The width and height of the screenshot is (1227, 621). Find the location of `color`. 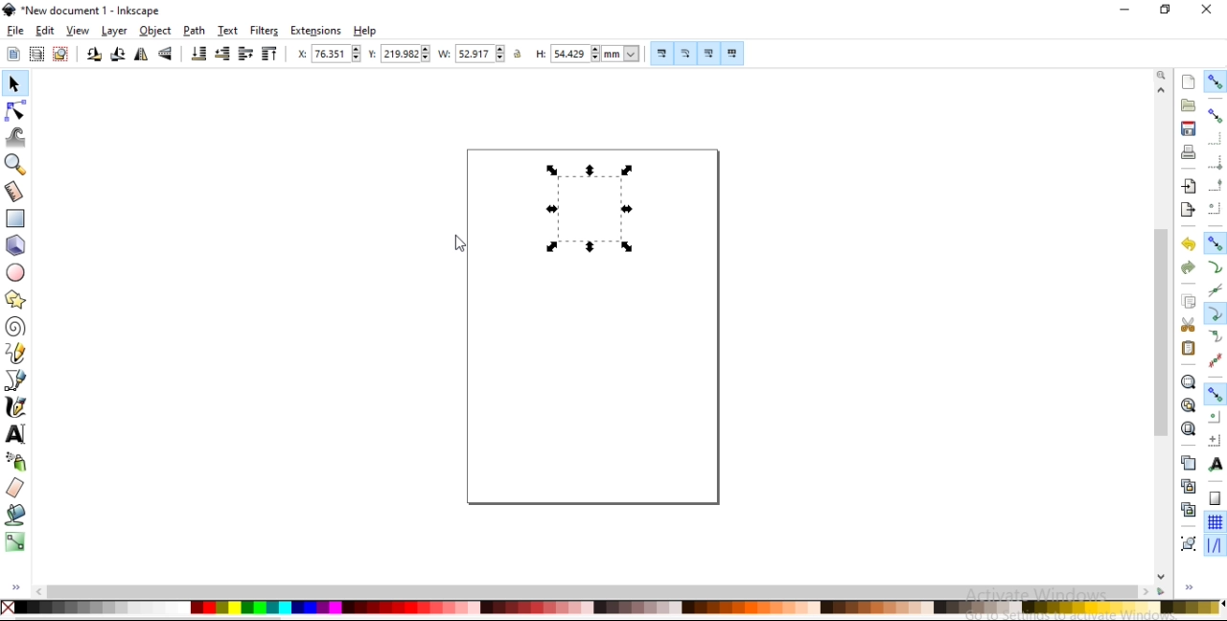

color is located at coordinates (613, 608).